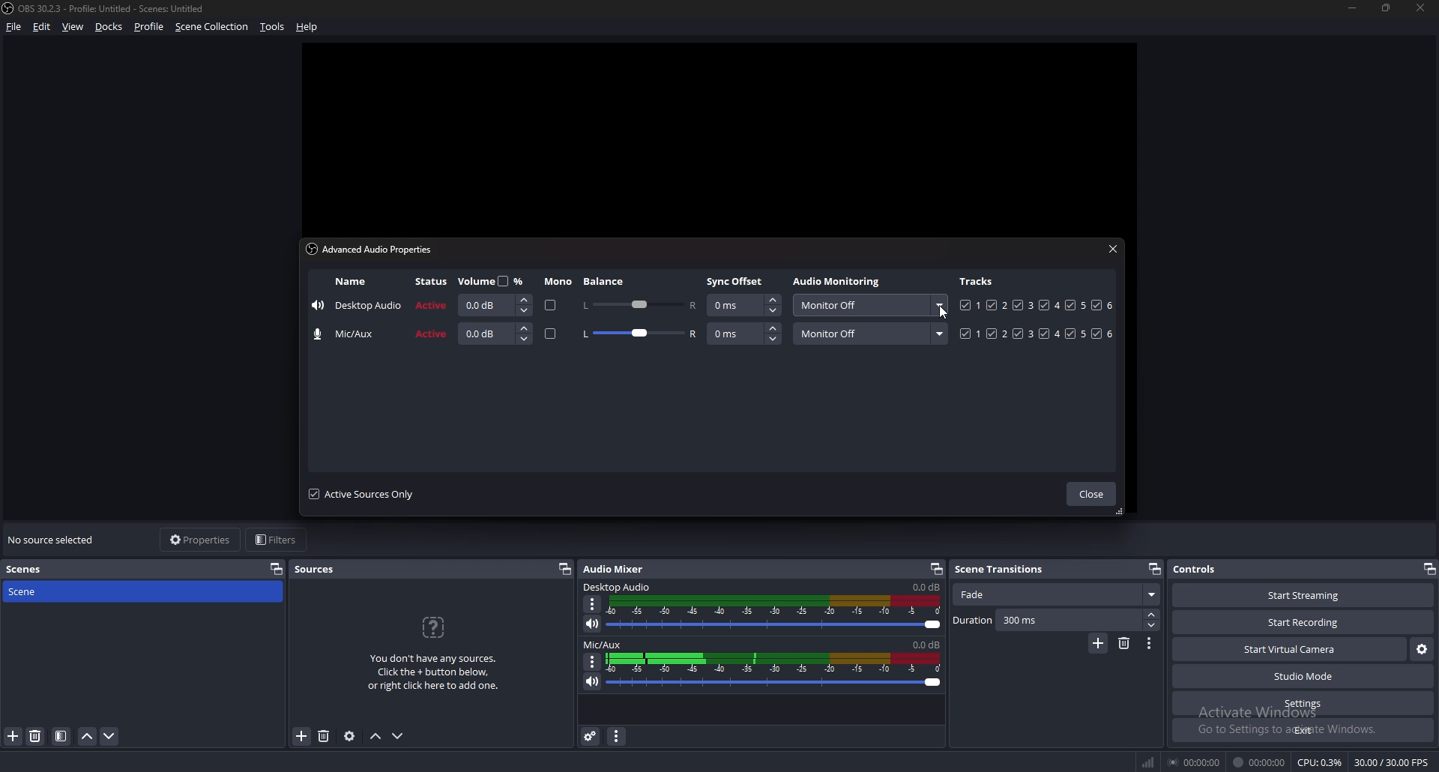 The height and width of the screenshot is (772, 1439). Describe the element at coordinates (492, 305) in the screenshot. I see `volume input` at that location.